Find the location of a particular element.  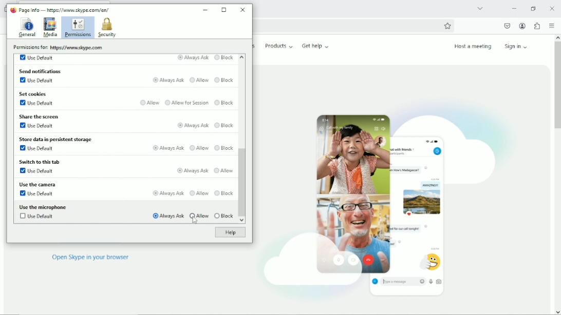

List all tabs is located at coordinates (480, 8).